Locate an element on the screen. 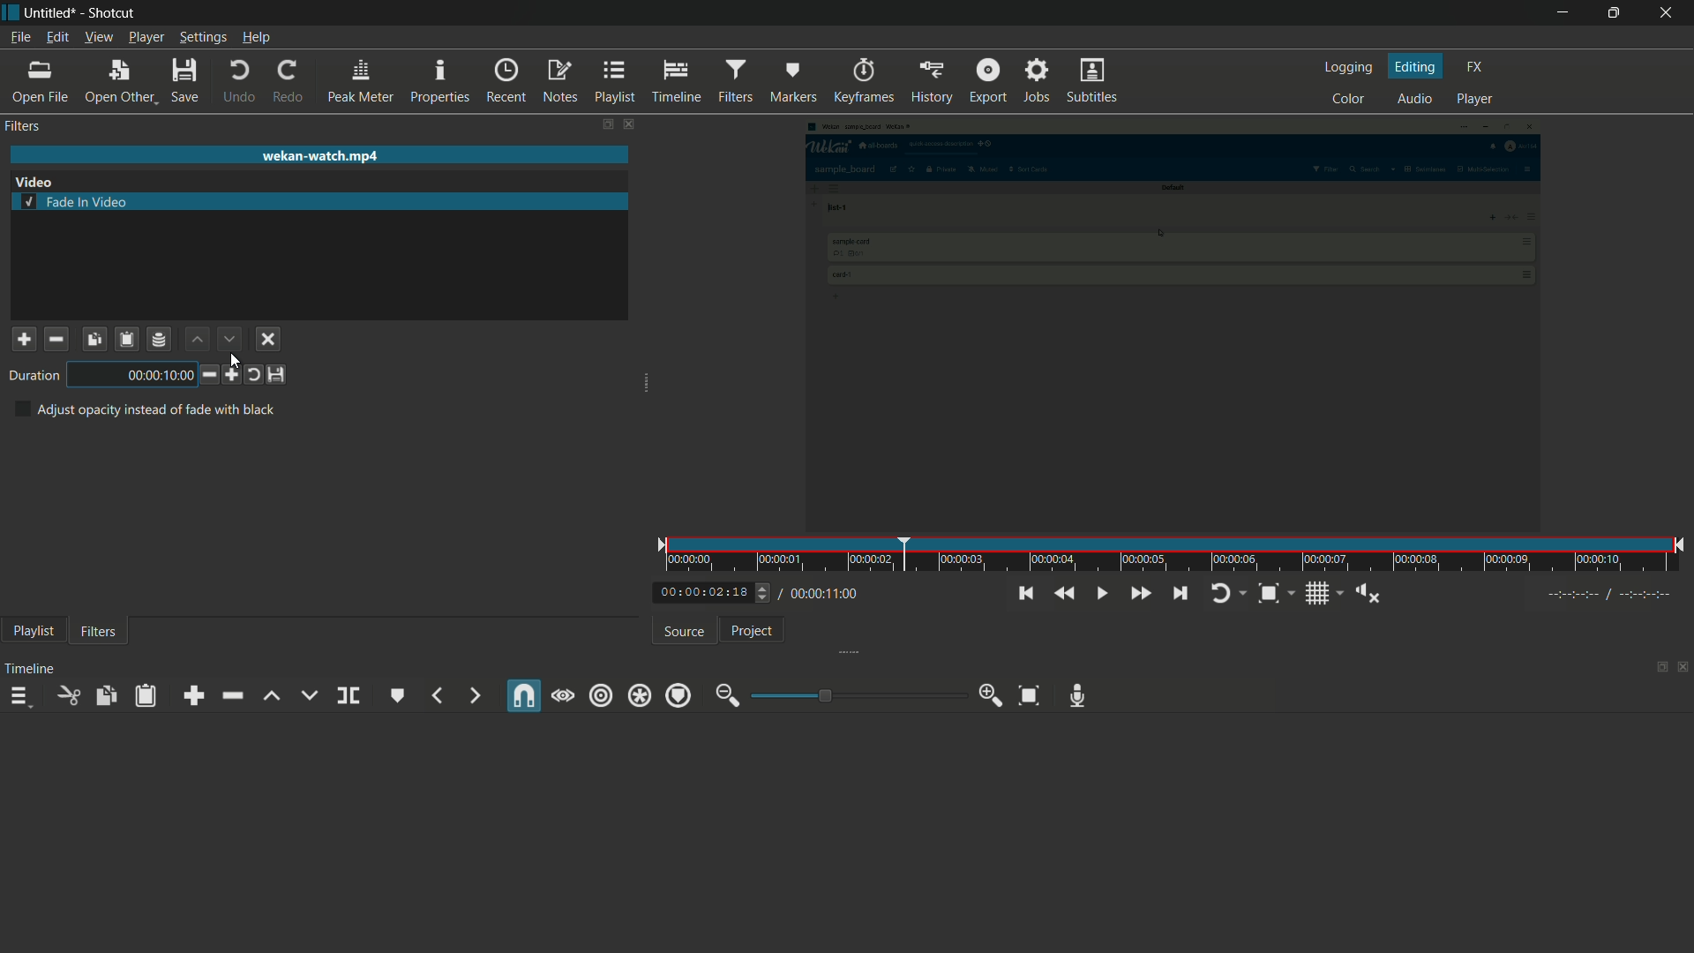 The image size is (1694, 953). append is located at coordinates (193, 695).